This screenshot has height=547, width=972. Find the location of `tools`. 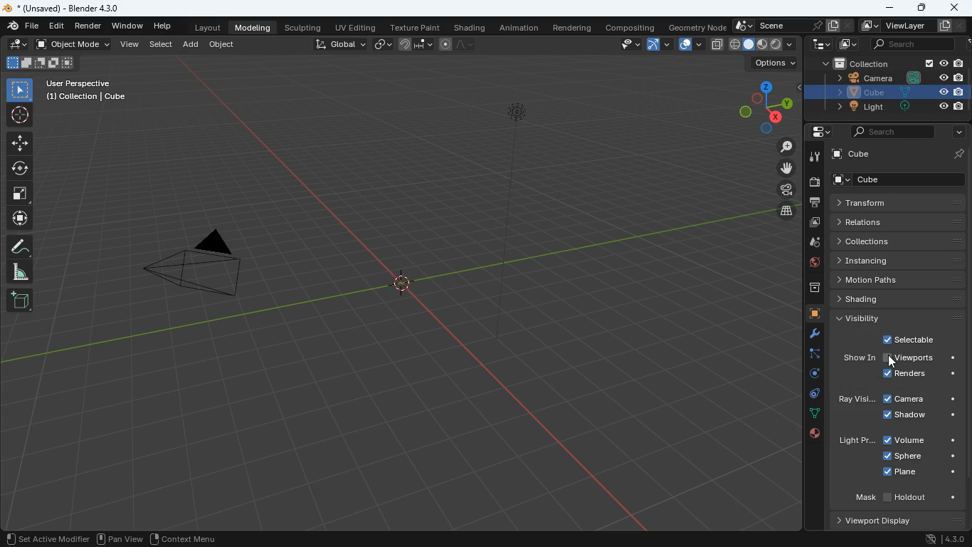

tools is located at coordinates (814, 156).